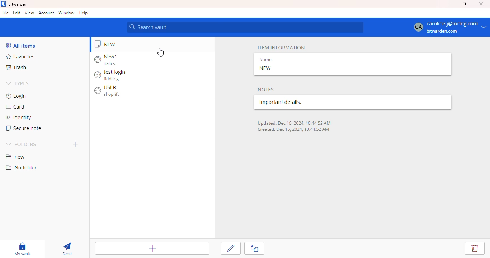 The width and height of the screenshot is (490, 258). I want to click on account, so click(47, 13).